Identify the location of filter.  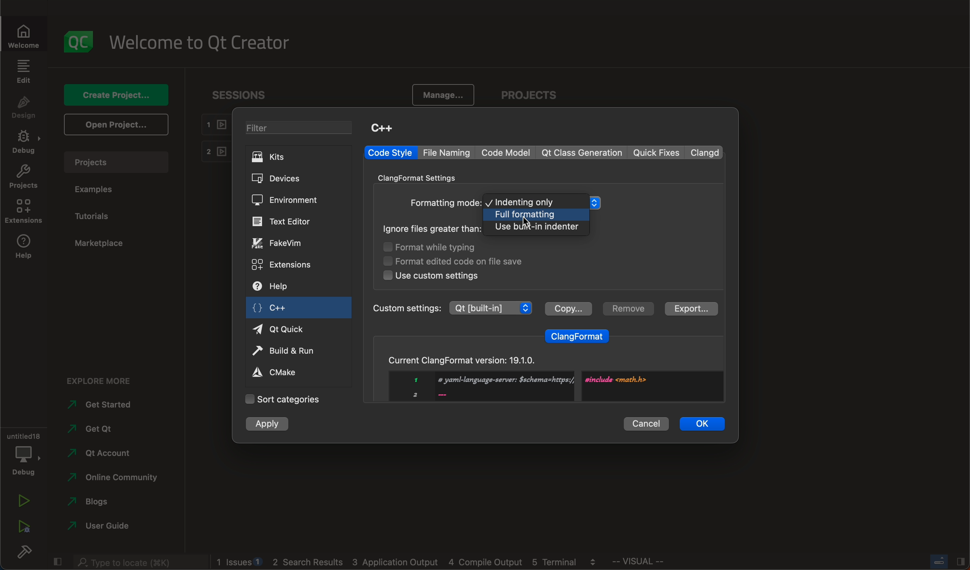
(302, 129).